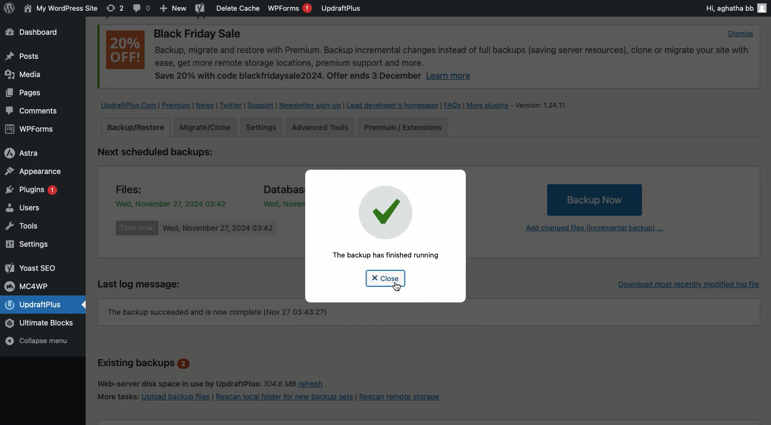 The height and width of the screenshot is (425, 771). I want to click on Upload backup files, so click(176, 398).